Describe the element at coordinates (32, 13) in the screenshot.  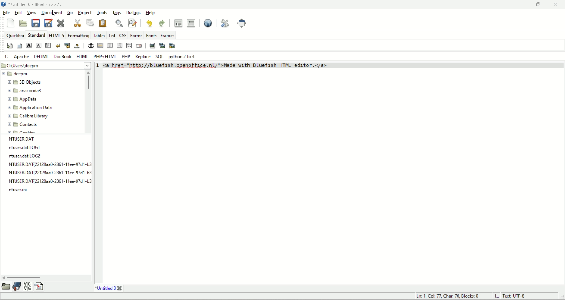
I see `view` at that location.